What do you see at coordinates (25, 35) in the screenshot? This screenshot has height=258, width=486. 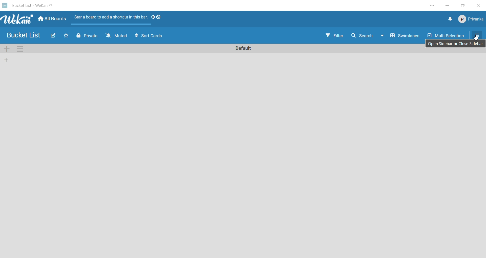 I see `board name` at bounding box center [25, 35].